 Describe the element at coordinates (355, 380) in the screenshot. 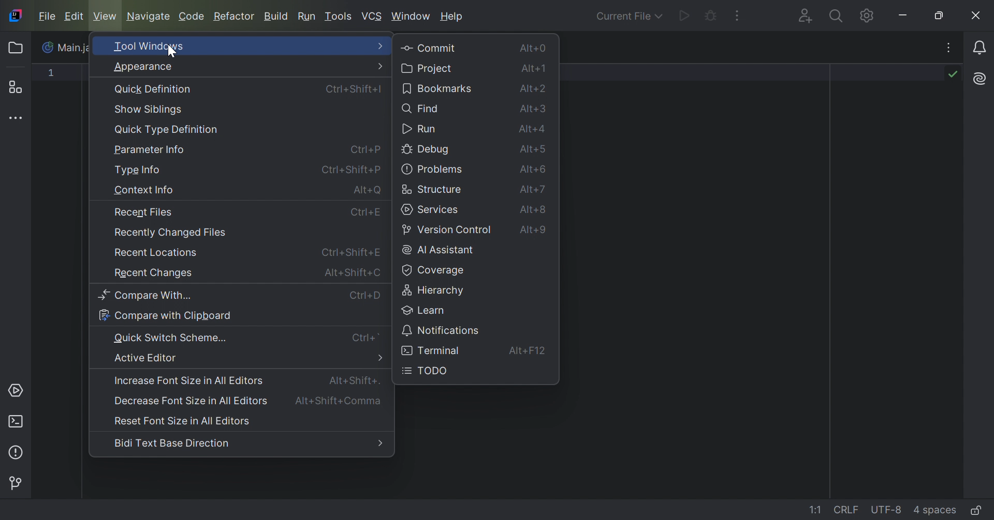

I see `Alt+Shift+,` at that location.